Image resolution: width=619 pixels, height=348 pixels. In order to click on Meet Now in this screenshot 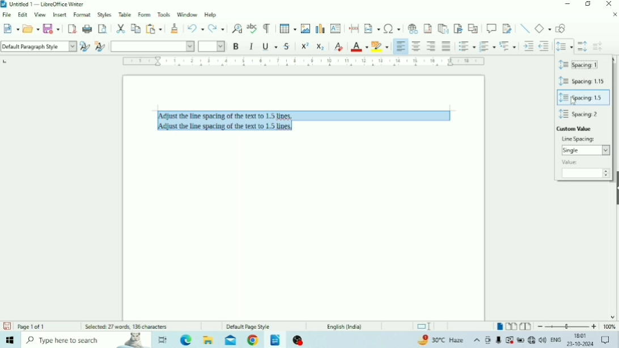, I will do `click(489, 340)`.